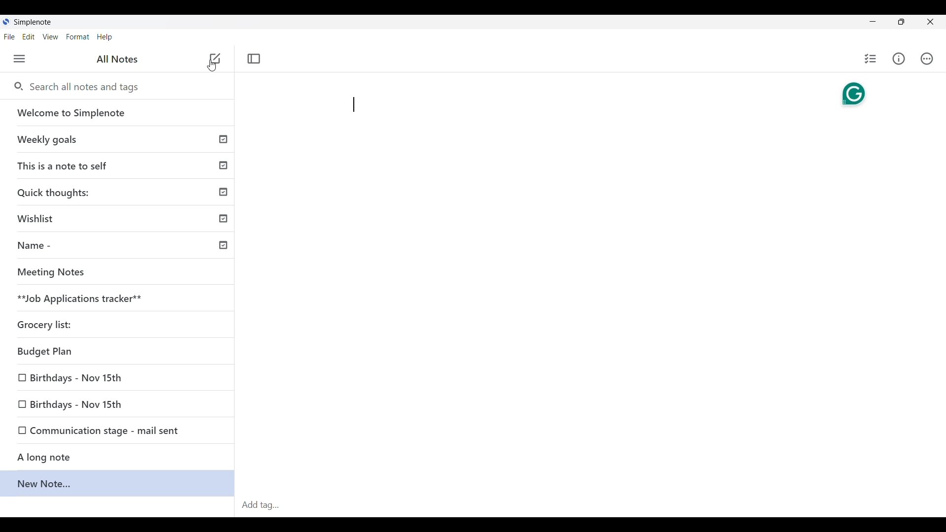  Describe the element at coordinates (927, 59) in the screenshot. I see `Actions` at that location.